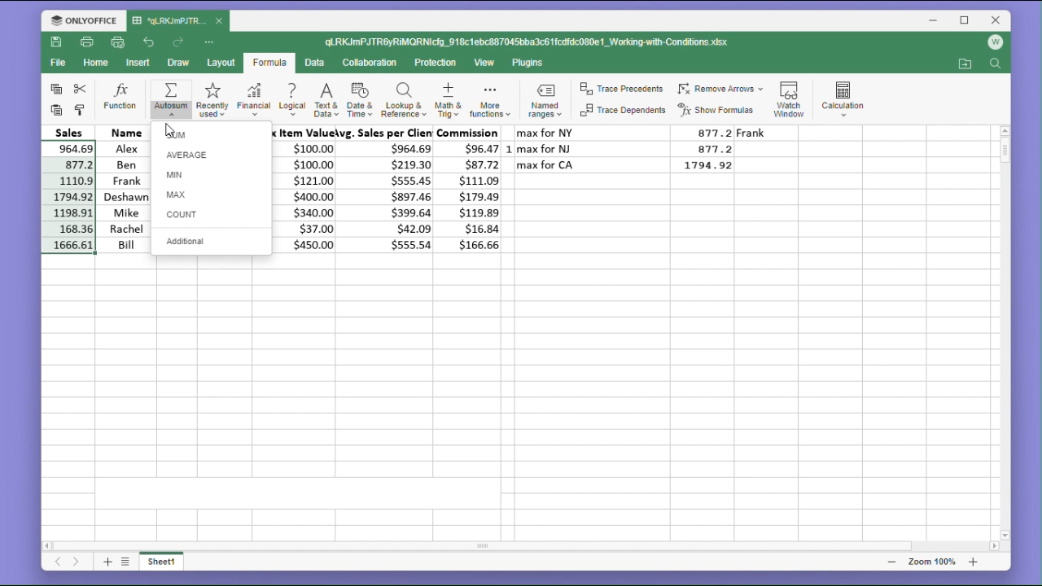 The image size is (1042, 586). What do you see at coordinates (210, 134) in the screenshot?
I see `sum` at bounding box center [210, 134].